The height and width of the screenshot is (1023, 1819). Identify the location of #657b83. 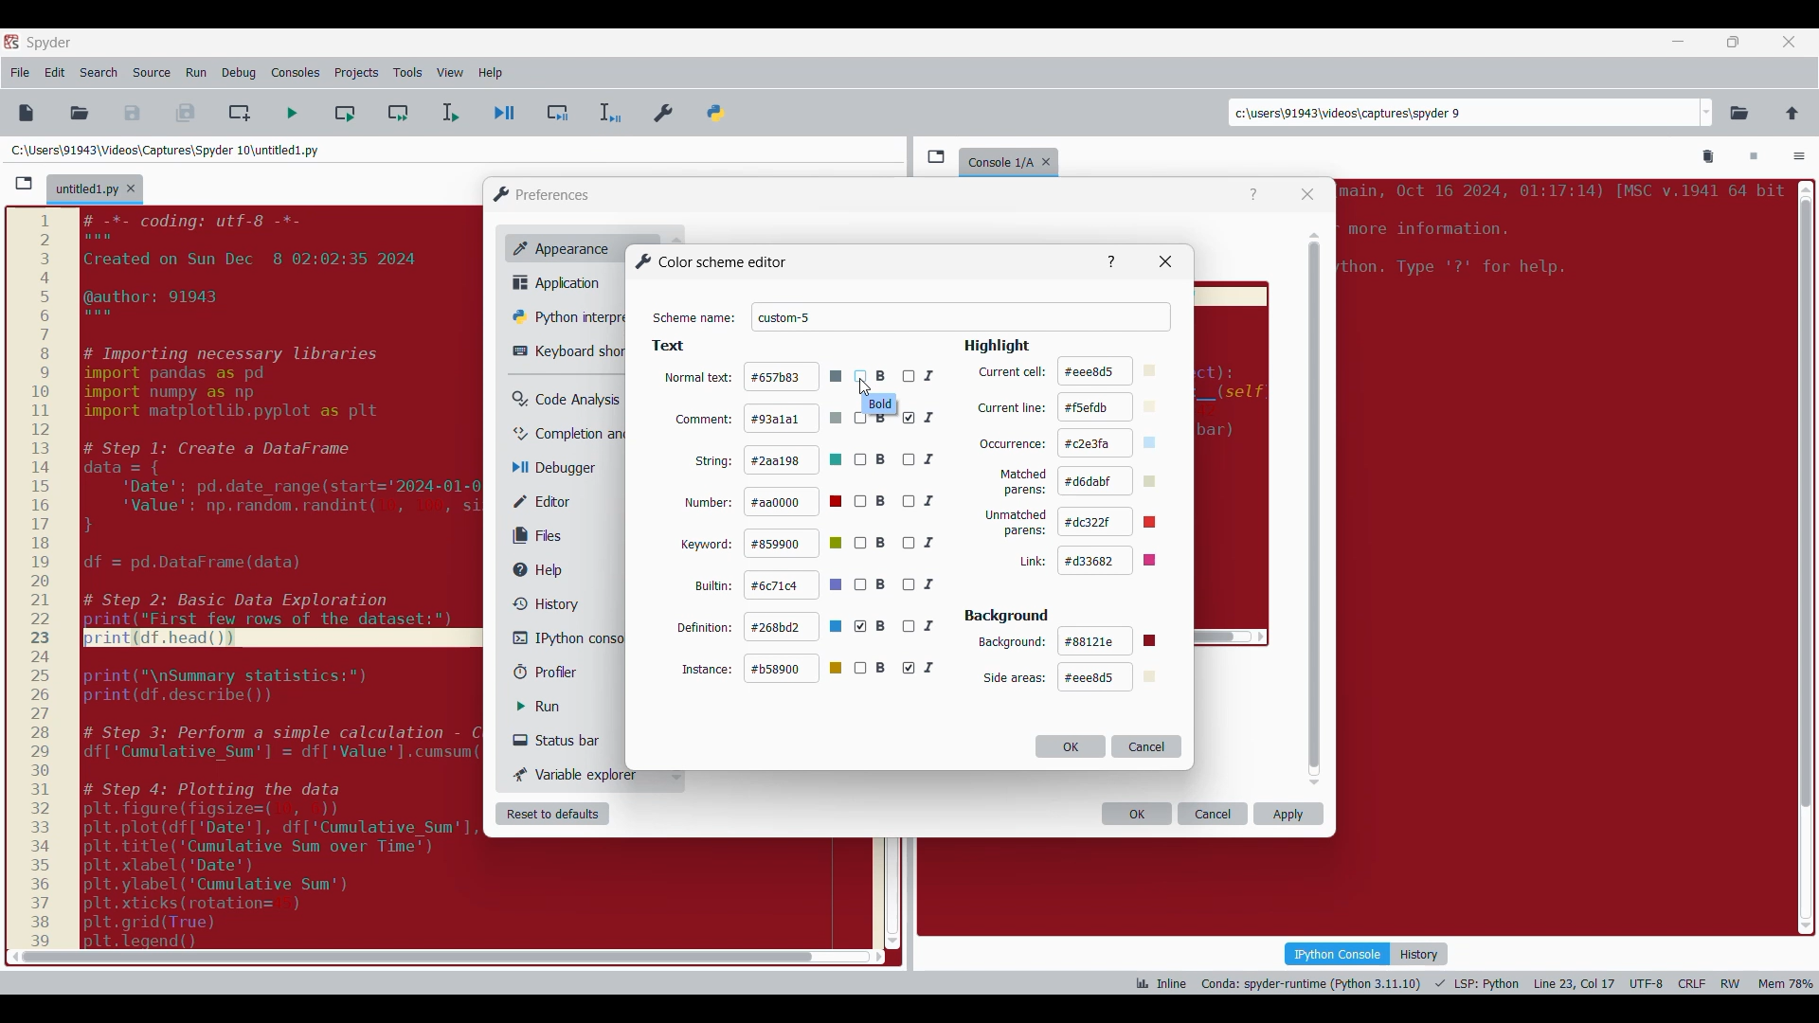
(794, 376).